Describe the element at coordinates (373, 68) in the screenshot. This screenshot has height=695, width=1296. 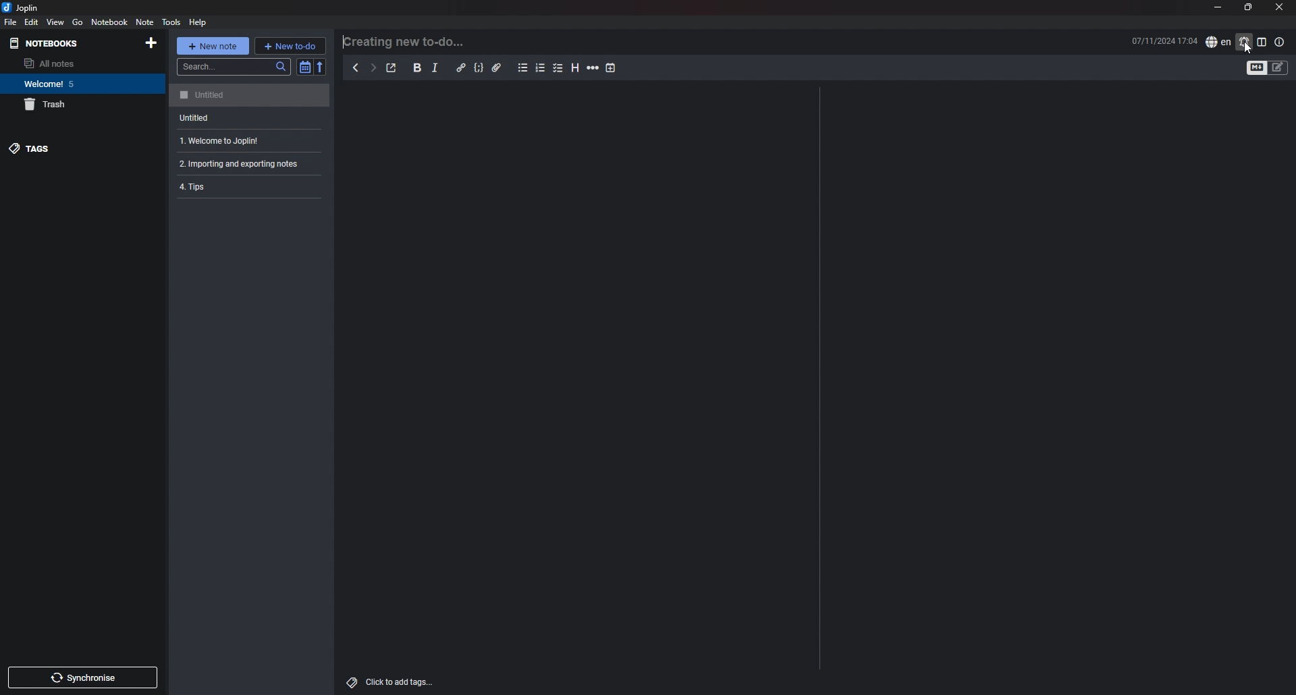
I see `forward` at that location.